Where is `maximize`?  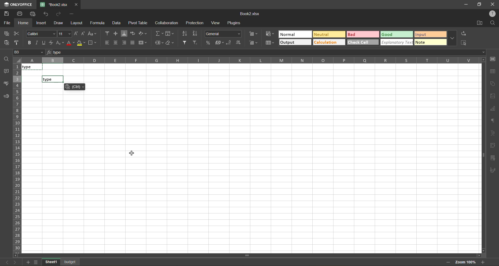
maximize is located at coordinates (479, 4).